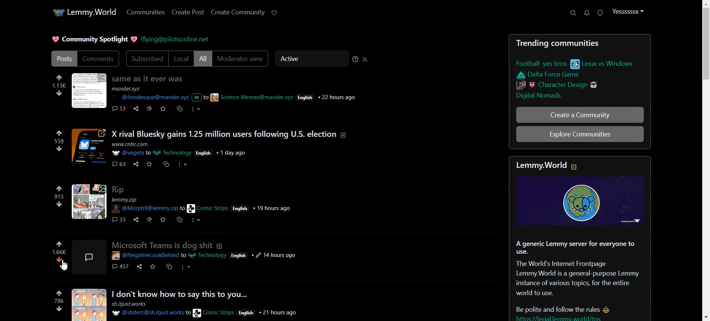  What do you see at coordinates (558, 84) in the screenshot?
I see `link` at bounding box center [558, 84].